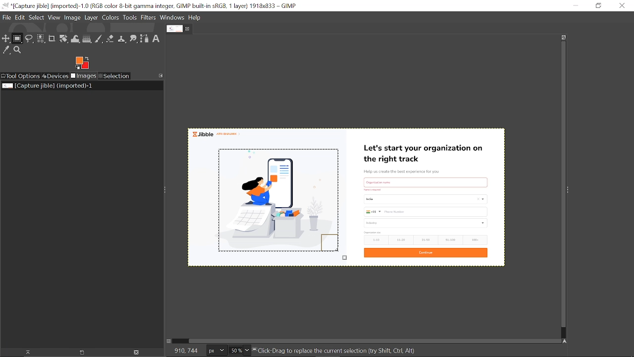 Image resolution: width=634 pixels, height=357 pixels. I want to click on Current zoom, so click(235, 351).